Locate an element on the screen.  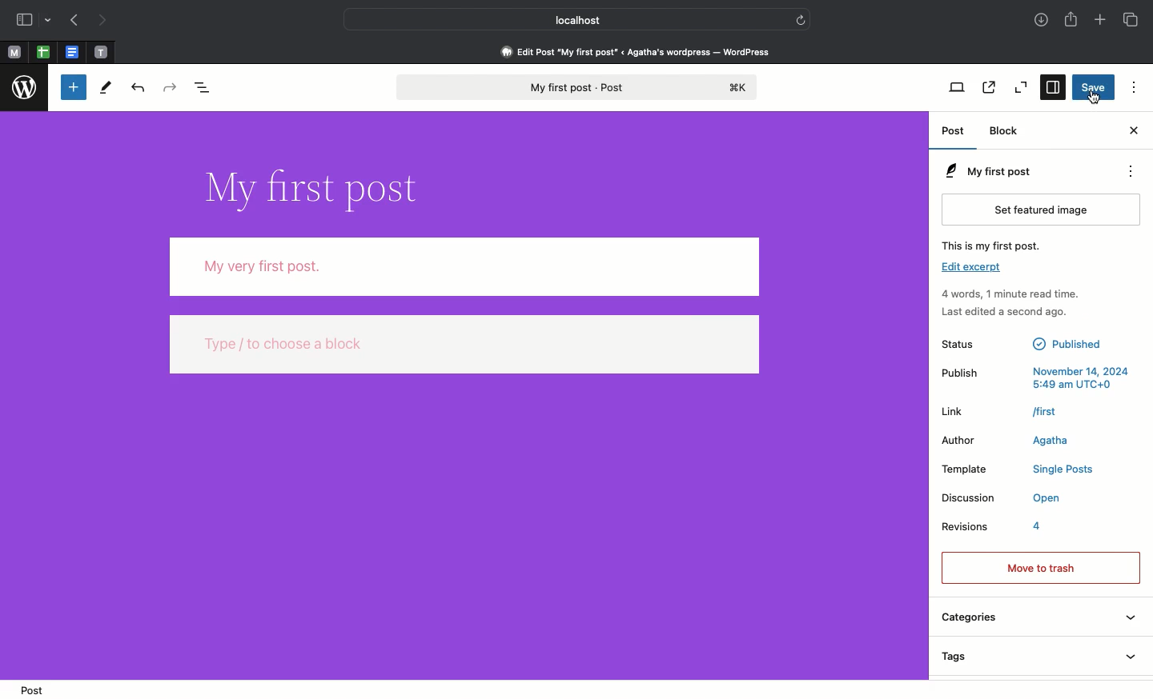
Author is located at coordinates (1018, 441).